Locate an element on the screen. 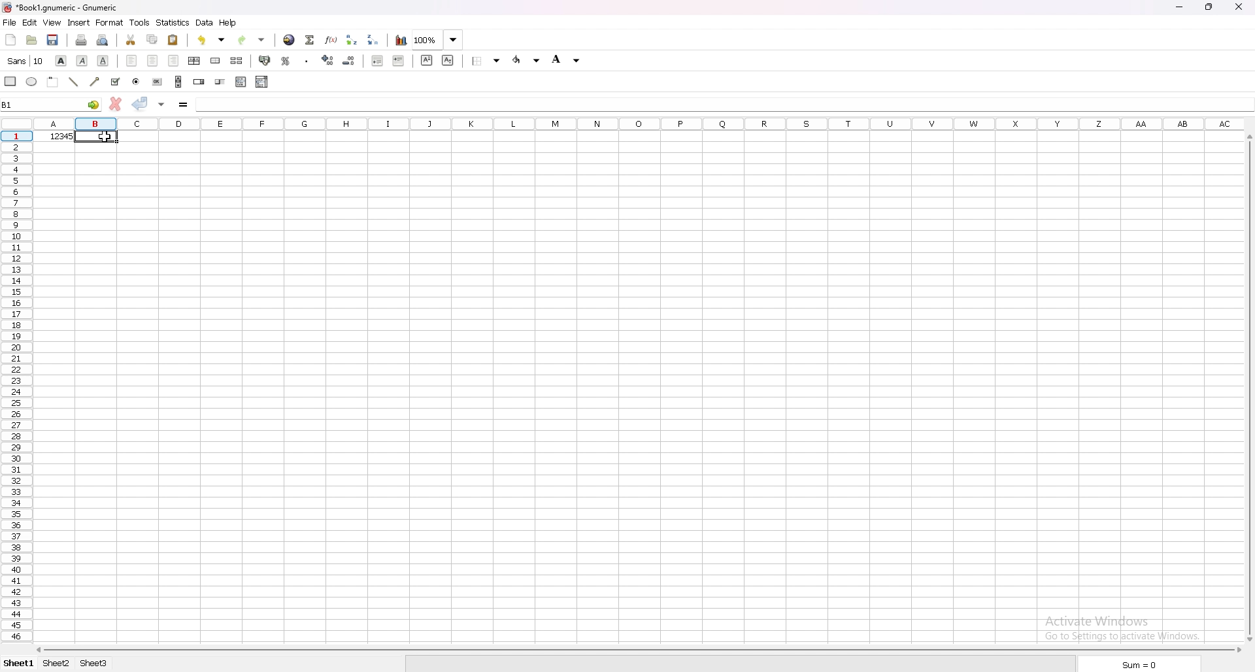 The width and height of the screenshot is (1255, 672). sheet1 is located at coordinates (17, 666).